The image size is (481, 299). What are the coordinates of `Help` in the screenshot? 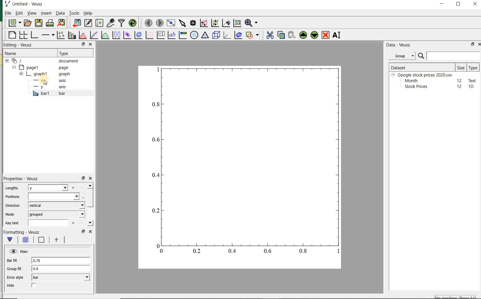 It's located at (89, 14).